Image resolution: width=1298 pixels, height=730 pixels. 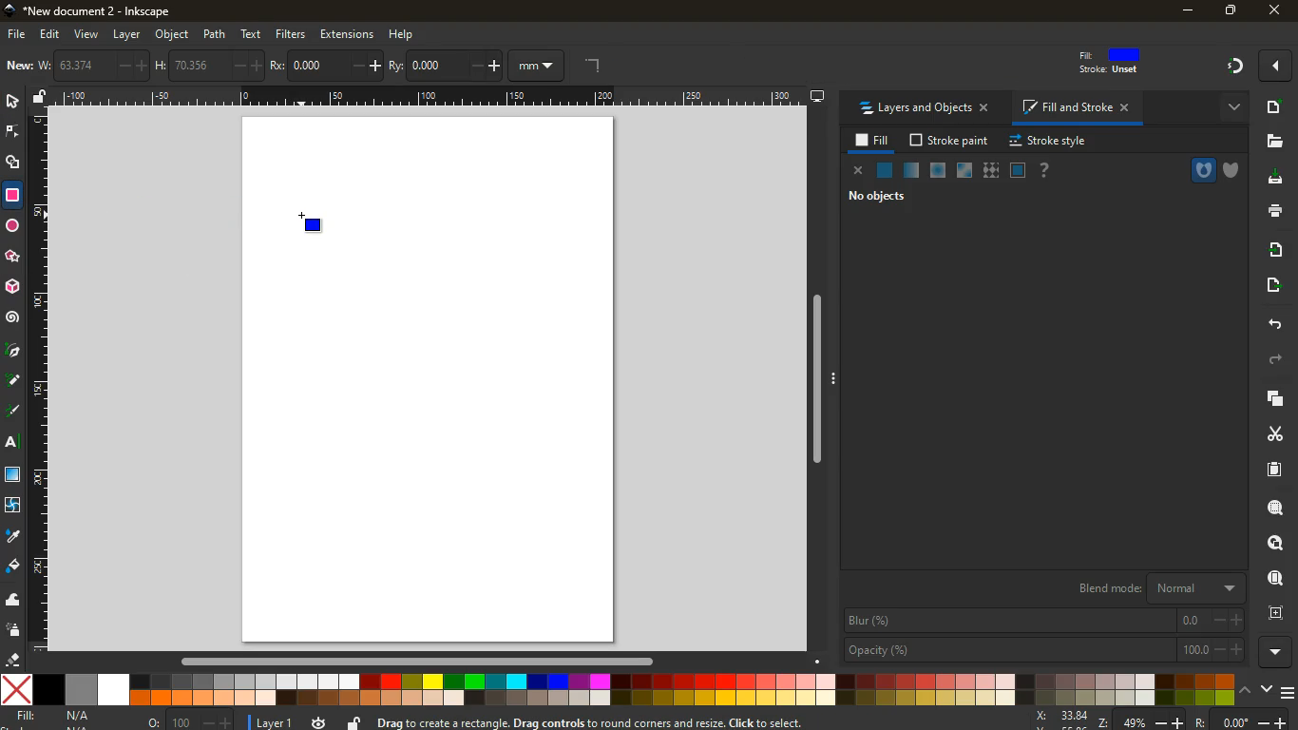 What do you see at coordinates (191, 720) in the screenshot?
I see `o` at bounding box center [191, 720].